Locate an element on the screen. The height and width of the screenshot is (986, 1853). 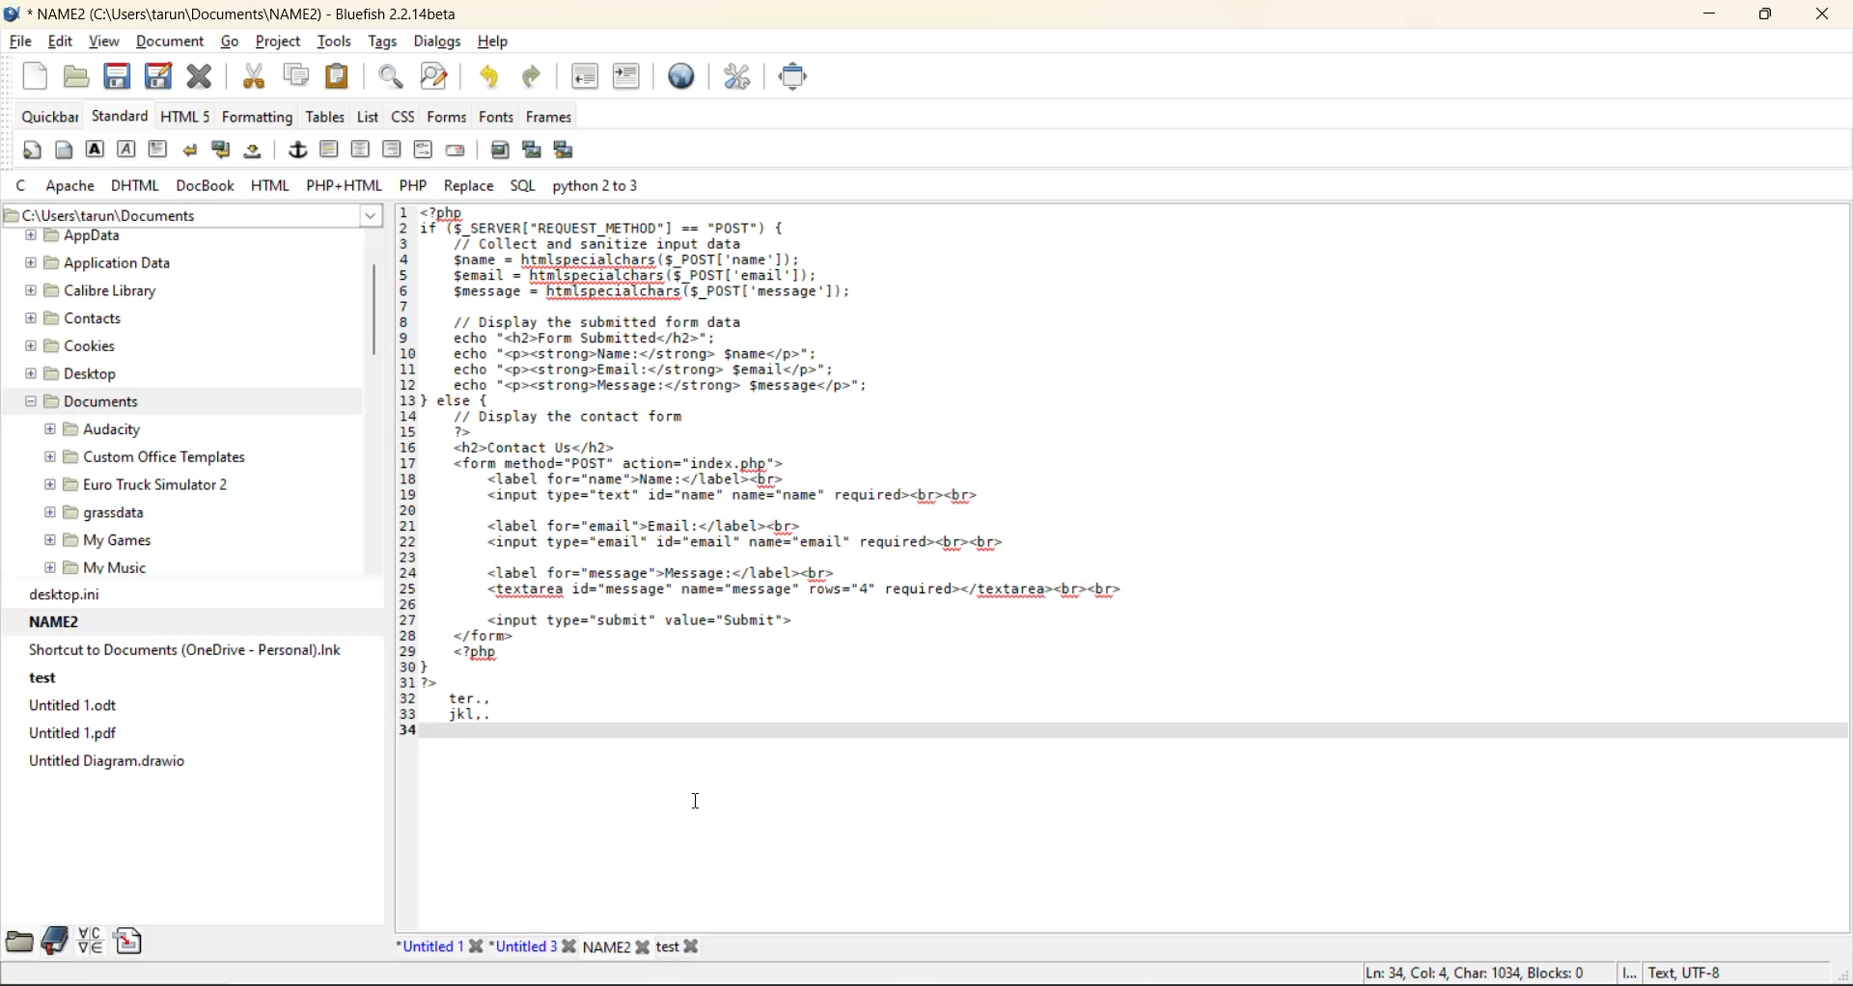
Untitled 1 is located at coordinates (436, 943).